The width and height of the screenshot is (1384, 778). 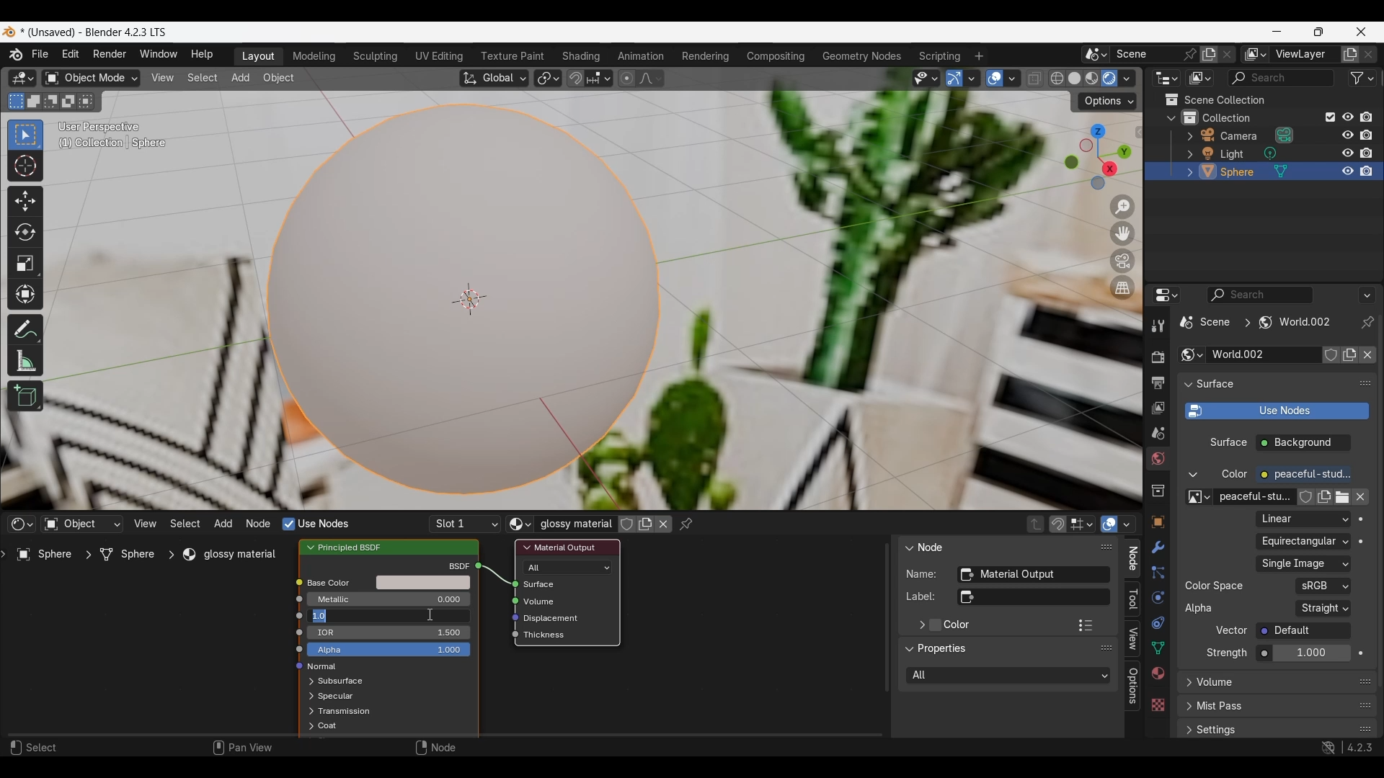 I want to click on surface, so click(x=1217, y=384).